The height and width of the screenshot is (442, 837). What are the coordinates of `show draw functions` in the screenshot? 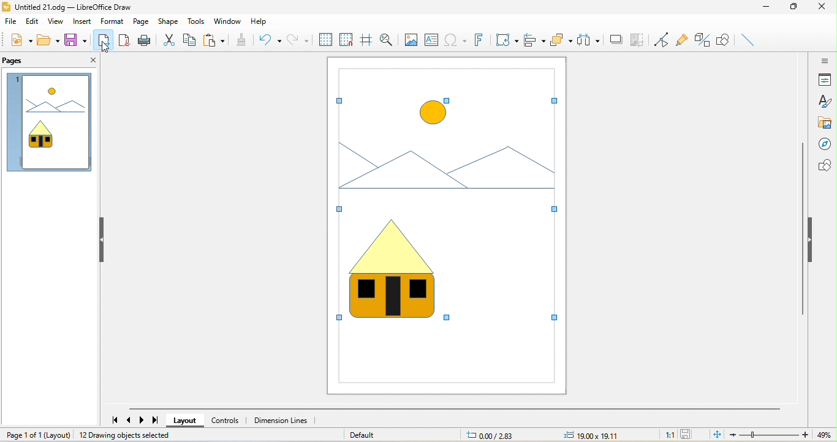 It's located at (724, 41).